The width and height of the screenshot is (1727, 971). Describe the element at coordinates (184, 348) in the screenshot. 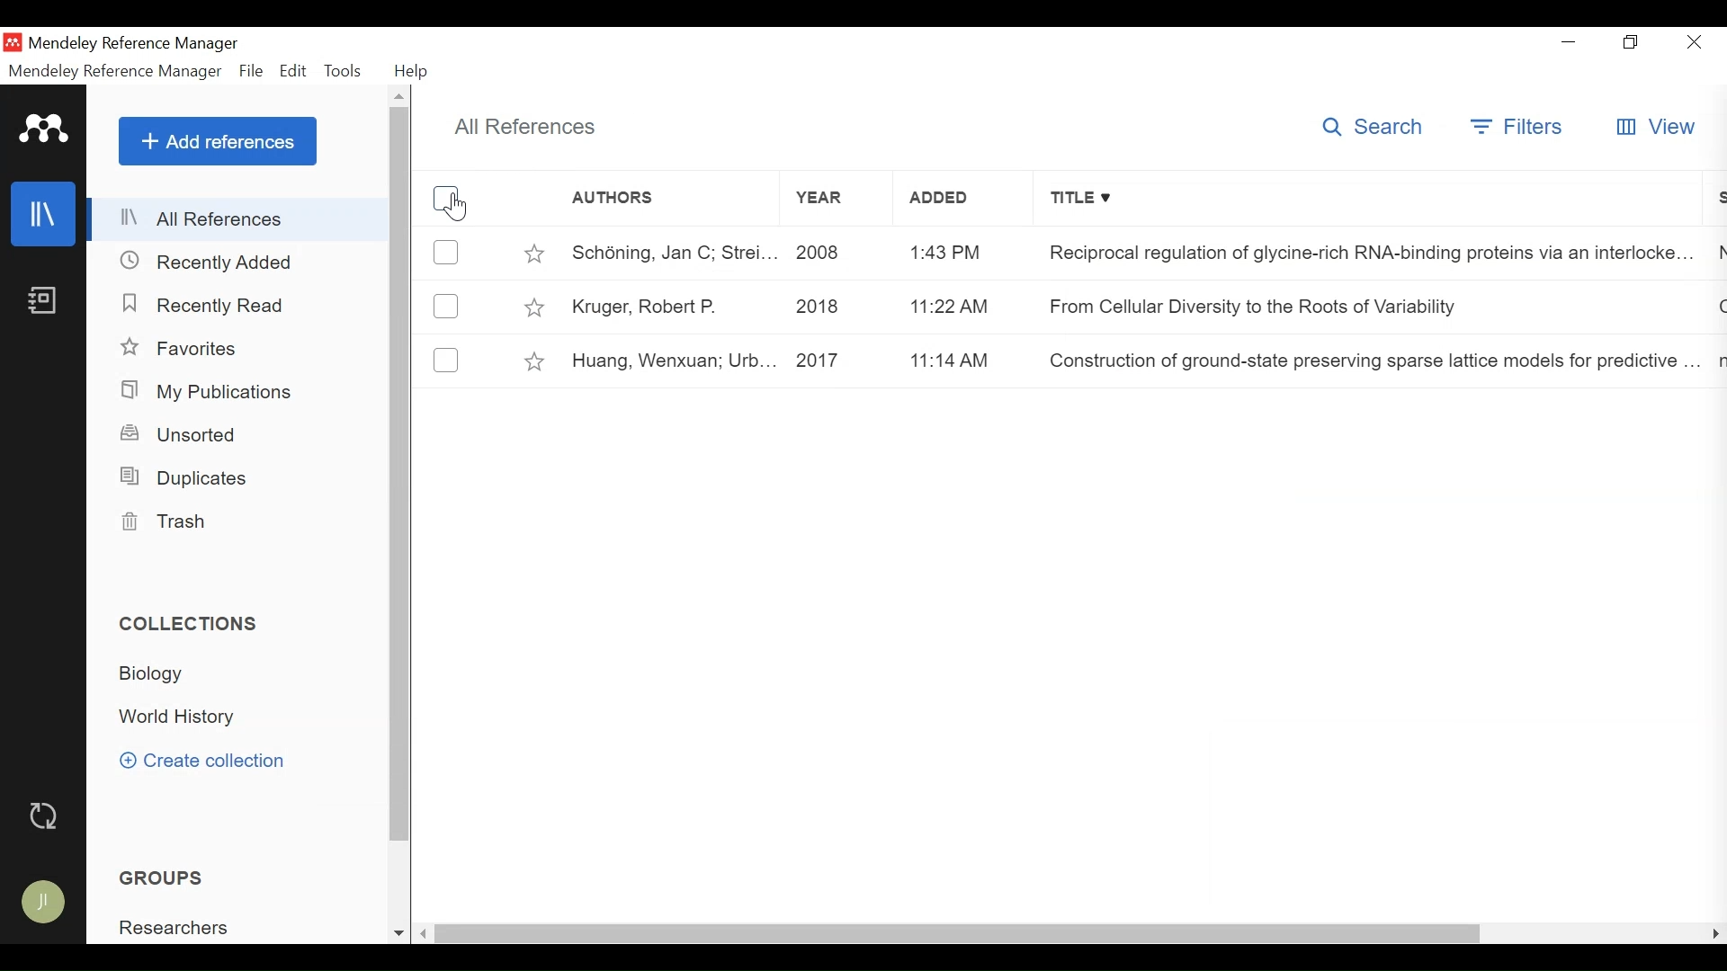

I see `Favorites` at that location.